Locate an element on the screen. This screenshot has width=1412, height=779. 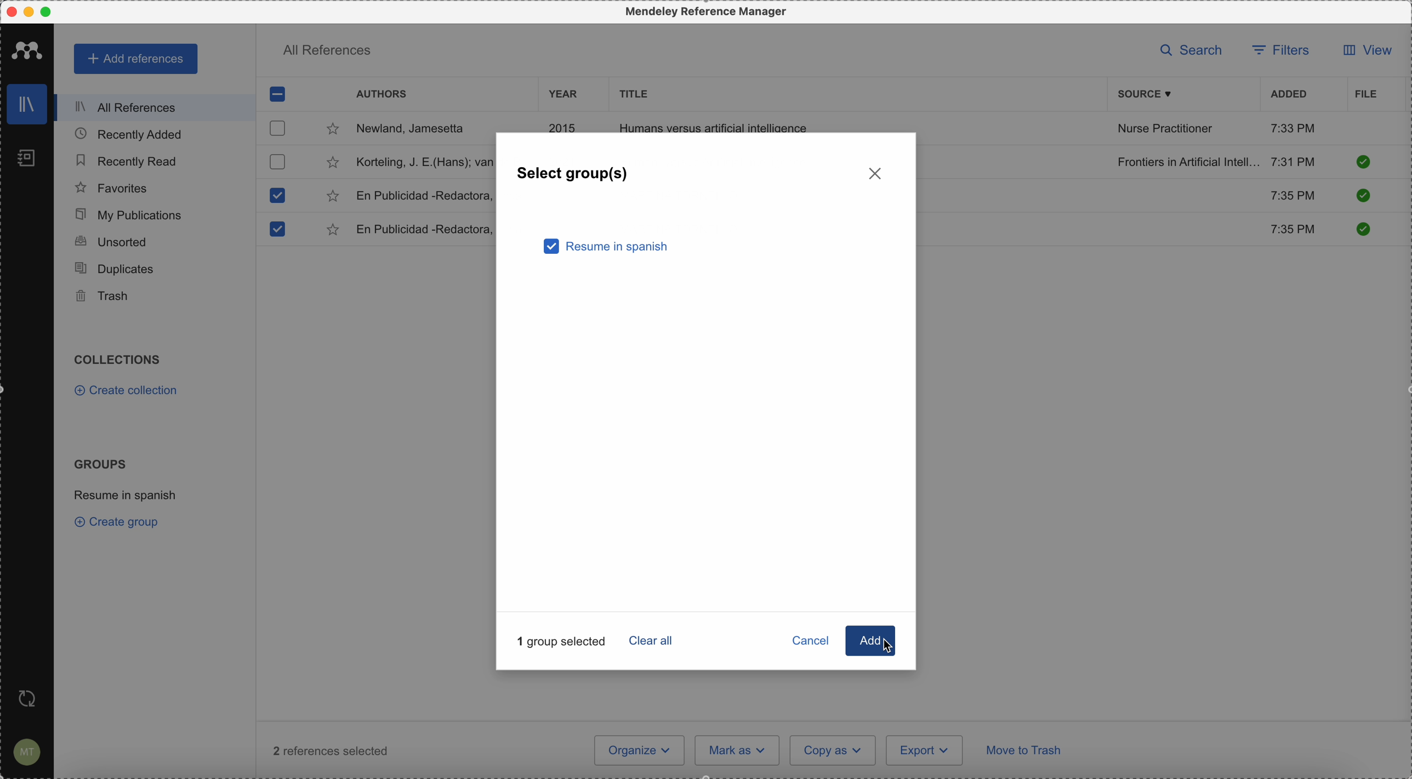
En Publicidad-Redactora, Lcda is located at coordinates (424, 229).